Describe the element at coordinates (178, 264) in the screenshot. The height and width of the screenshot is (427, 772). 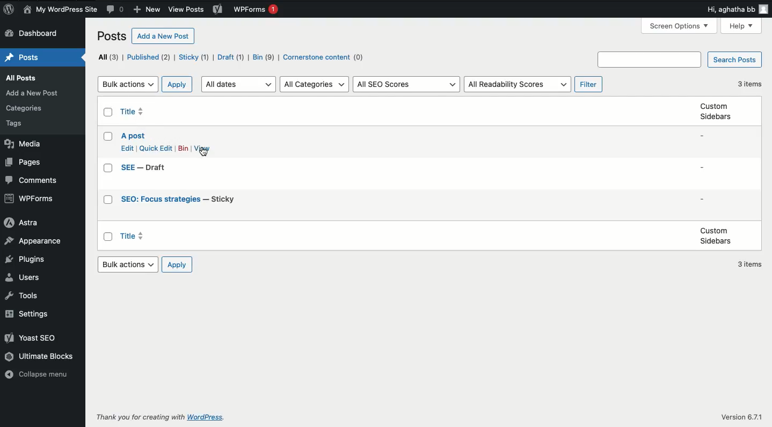
I see `Apply` at that location.